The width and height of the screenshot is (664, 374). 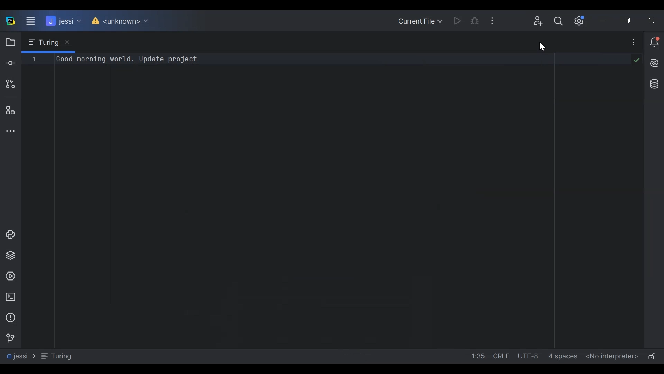 I want to click on Close, so click(x=654, y=20).